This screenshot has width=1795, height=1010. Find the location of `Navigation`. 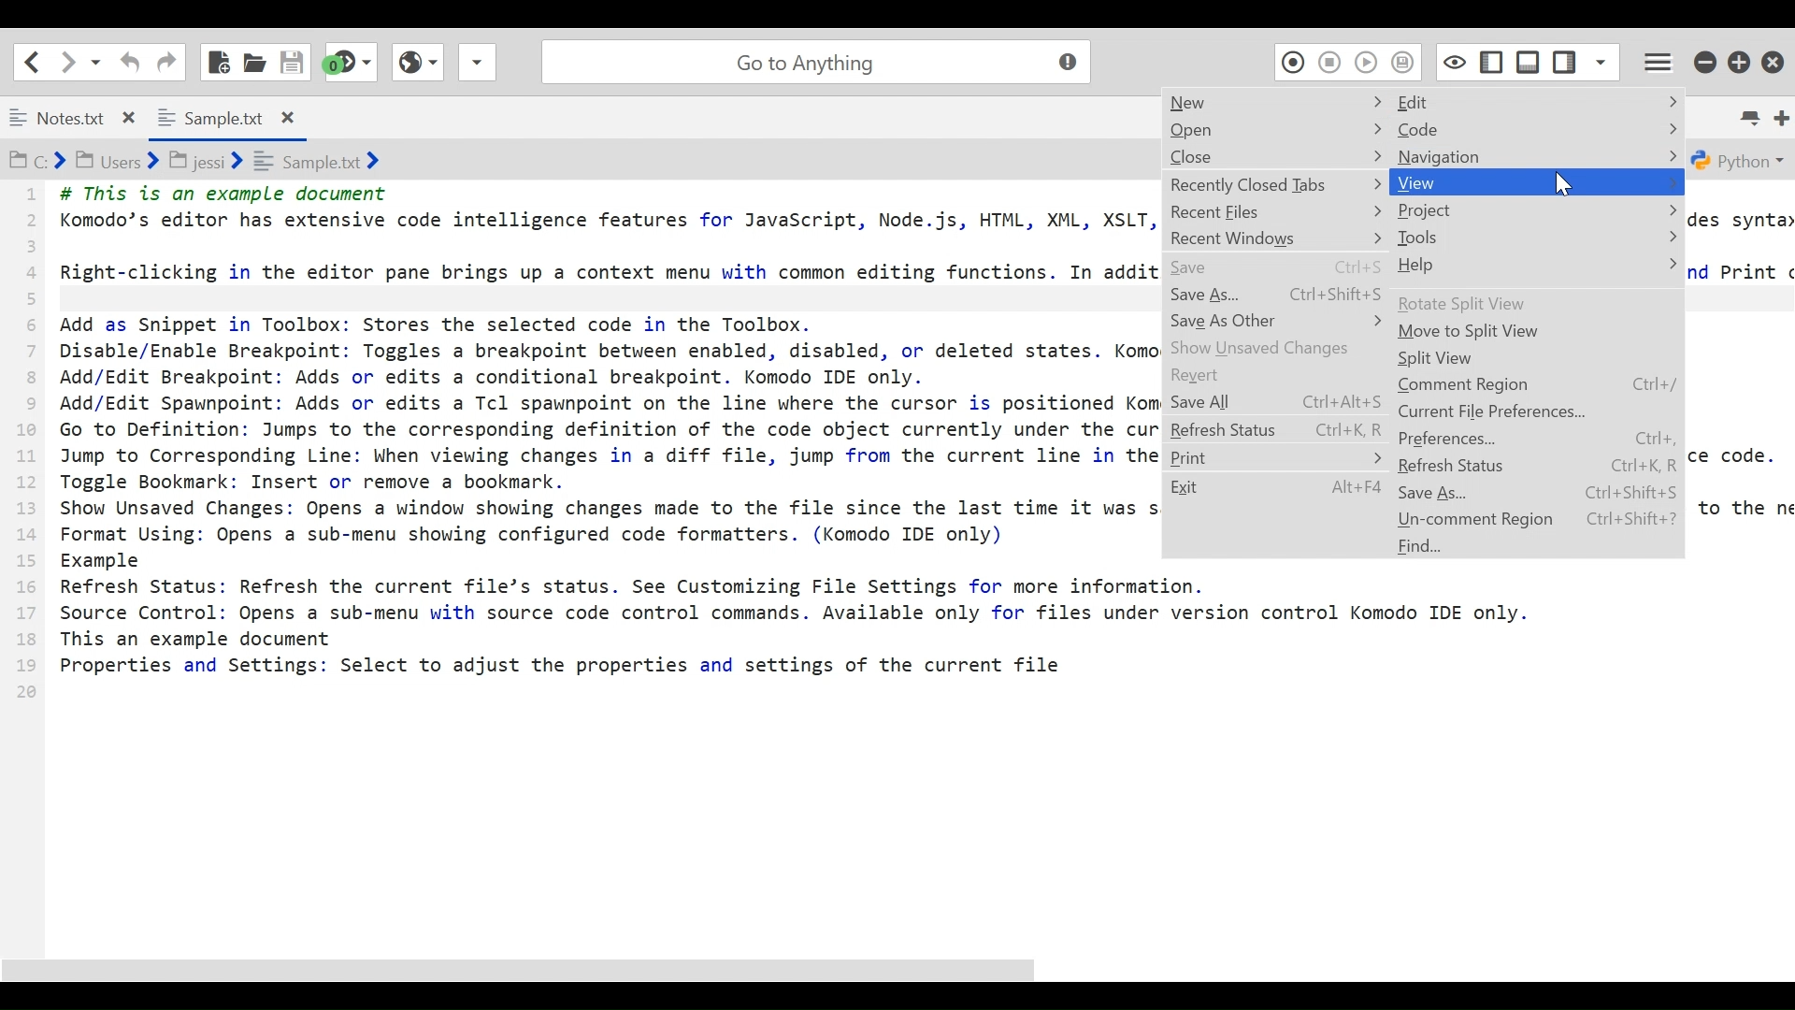

Navigation is located at coordinates (1539, 157).